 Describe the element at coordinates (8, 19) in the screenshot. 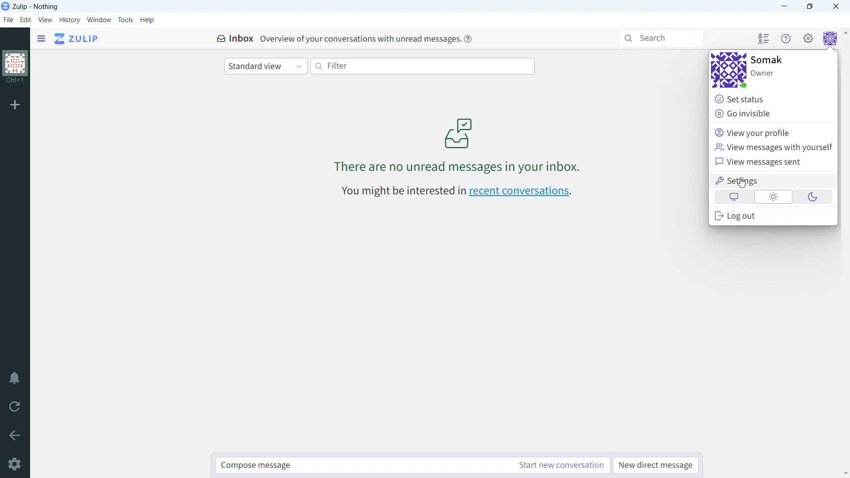

I see `file` at that location.